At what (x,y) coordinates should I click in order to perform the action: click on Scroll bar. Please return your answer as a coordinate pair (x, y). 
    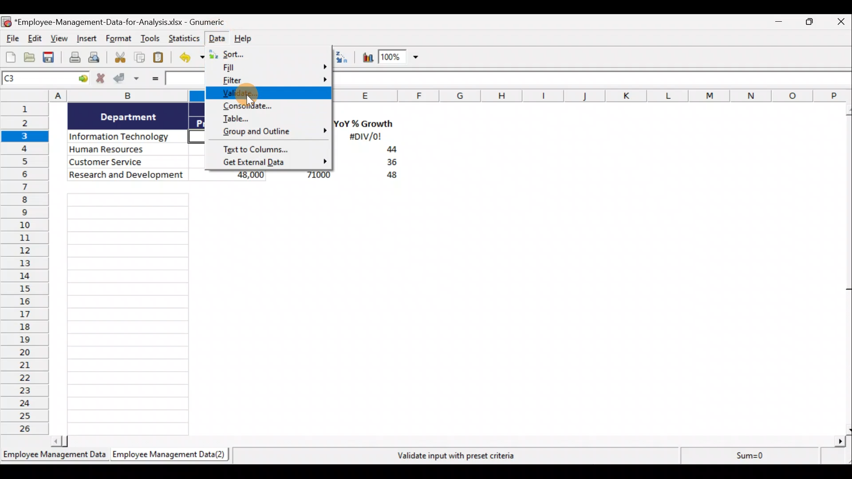
    Looking at the image, I should click on (844, 267).